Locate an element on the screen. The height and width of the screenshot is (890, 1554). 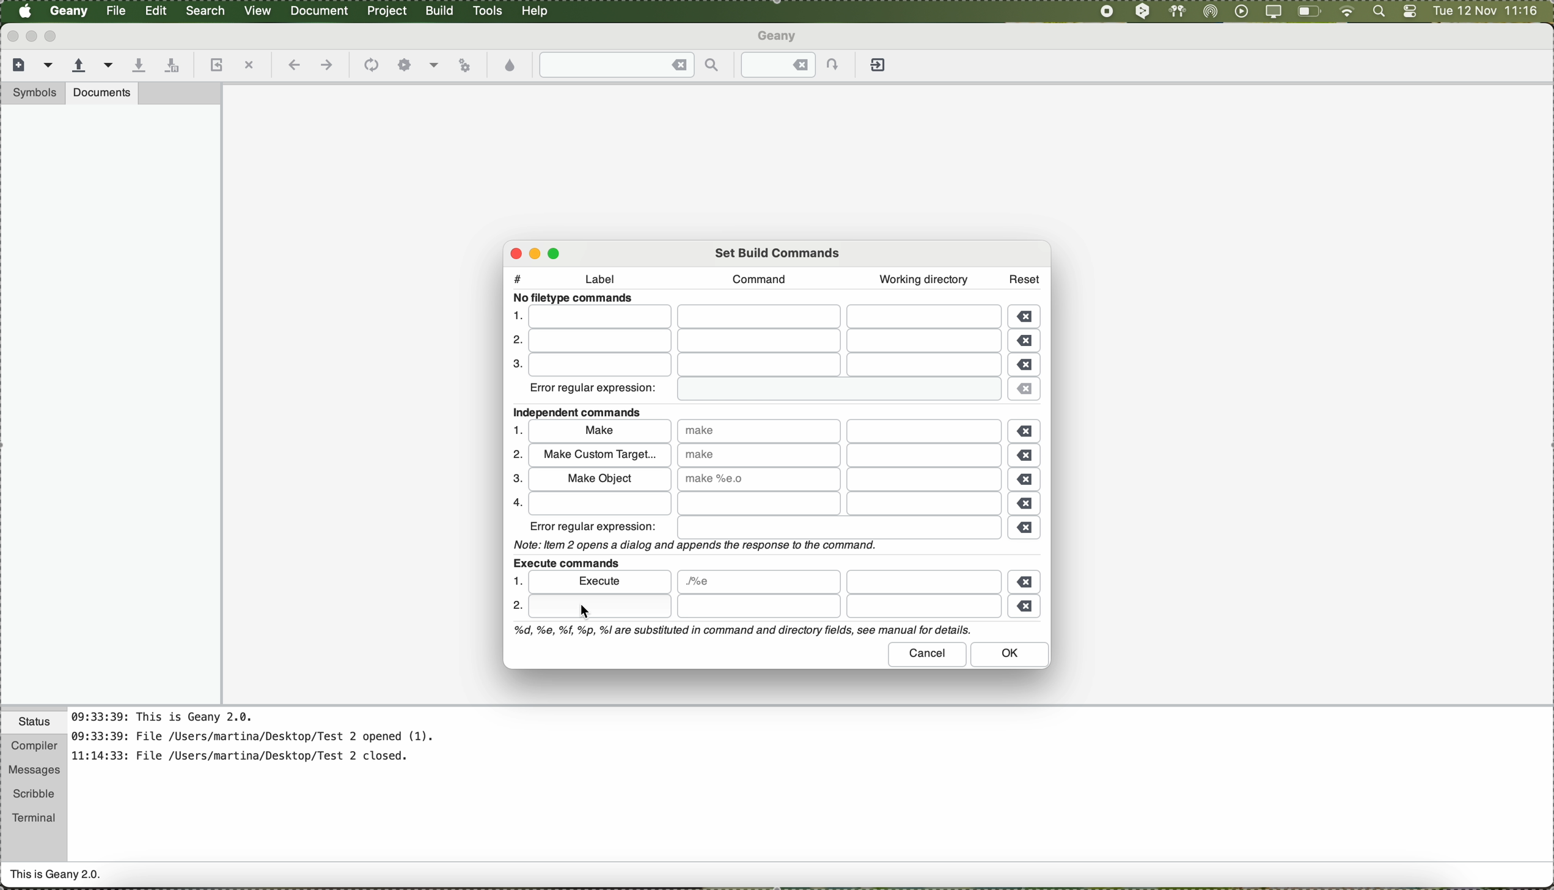
Geany is located at coordinates (70, 12).